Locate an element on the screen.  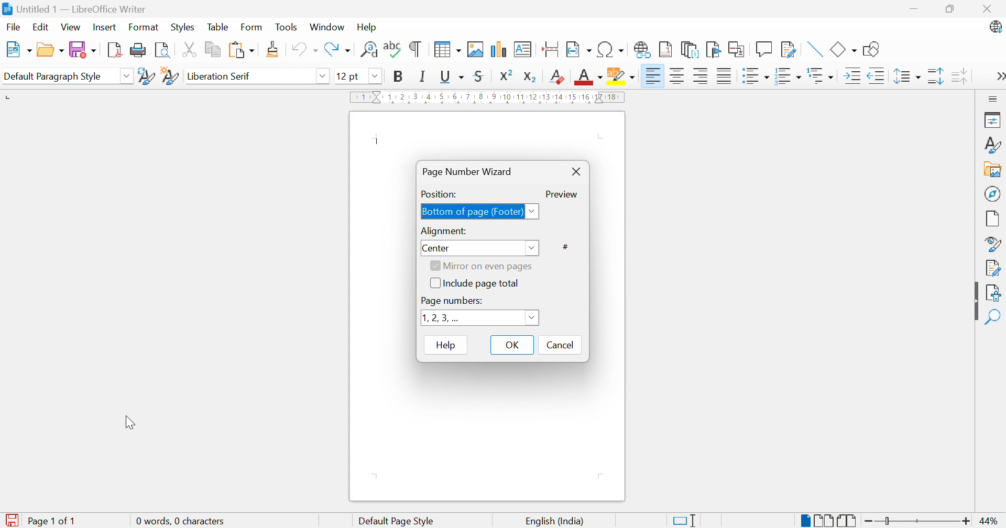
Tools is located at coordinates (286, 27).